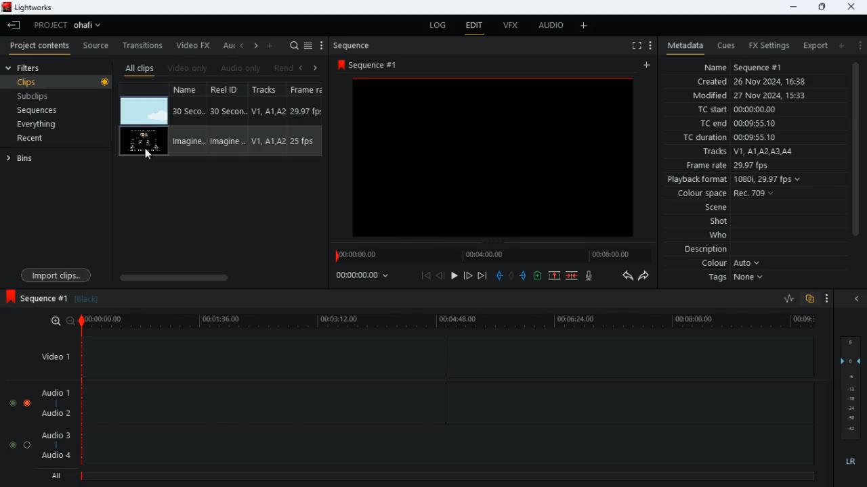  I want to click on fps, so click(308, 91).